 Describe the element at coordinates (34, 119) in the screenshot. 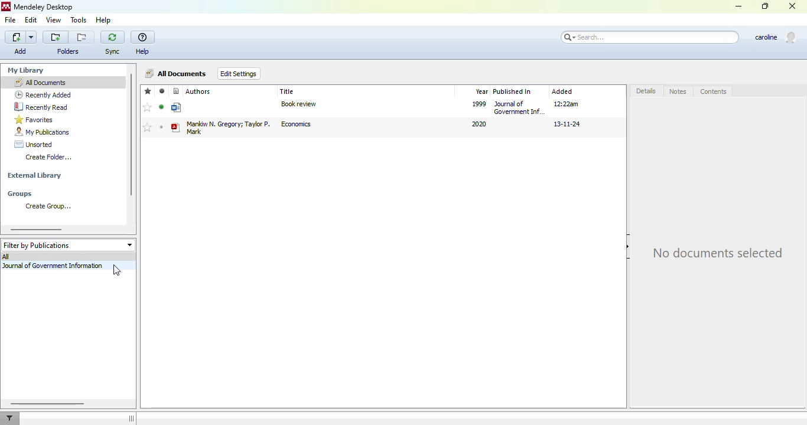

I see `favorites` at that location.